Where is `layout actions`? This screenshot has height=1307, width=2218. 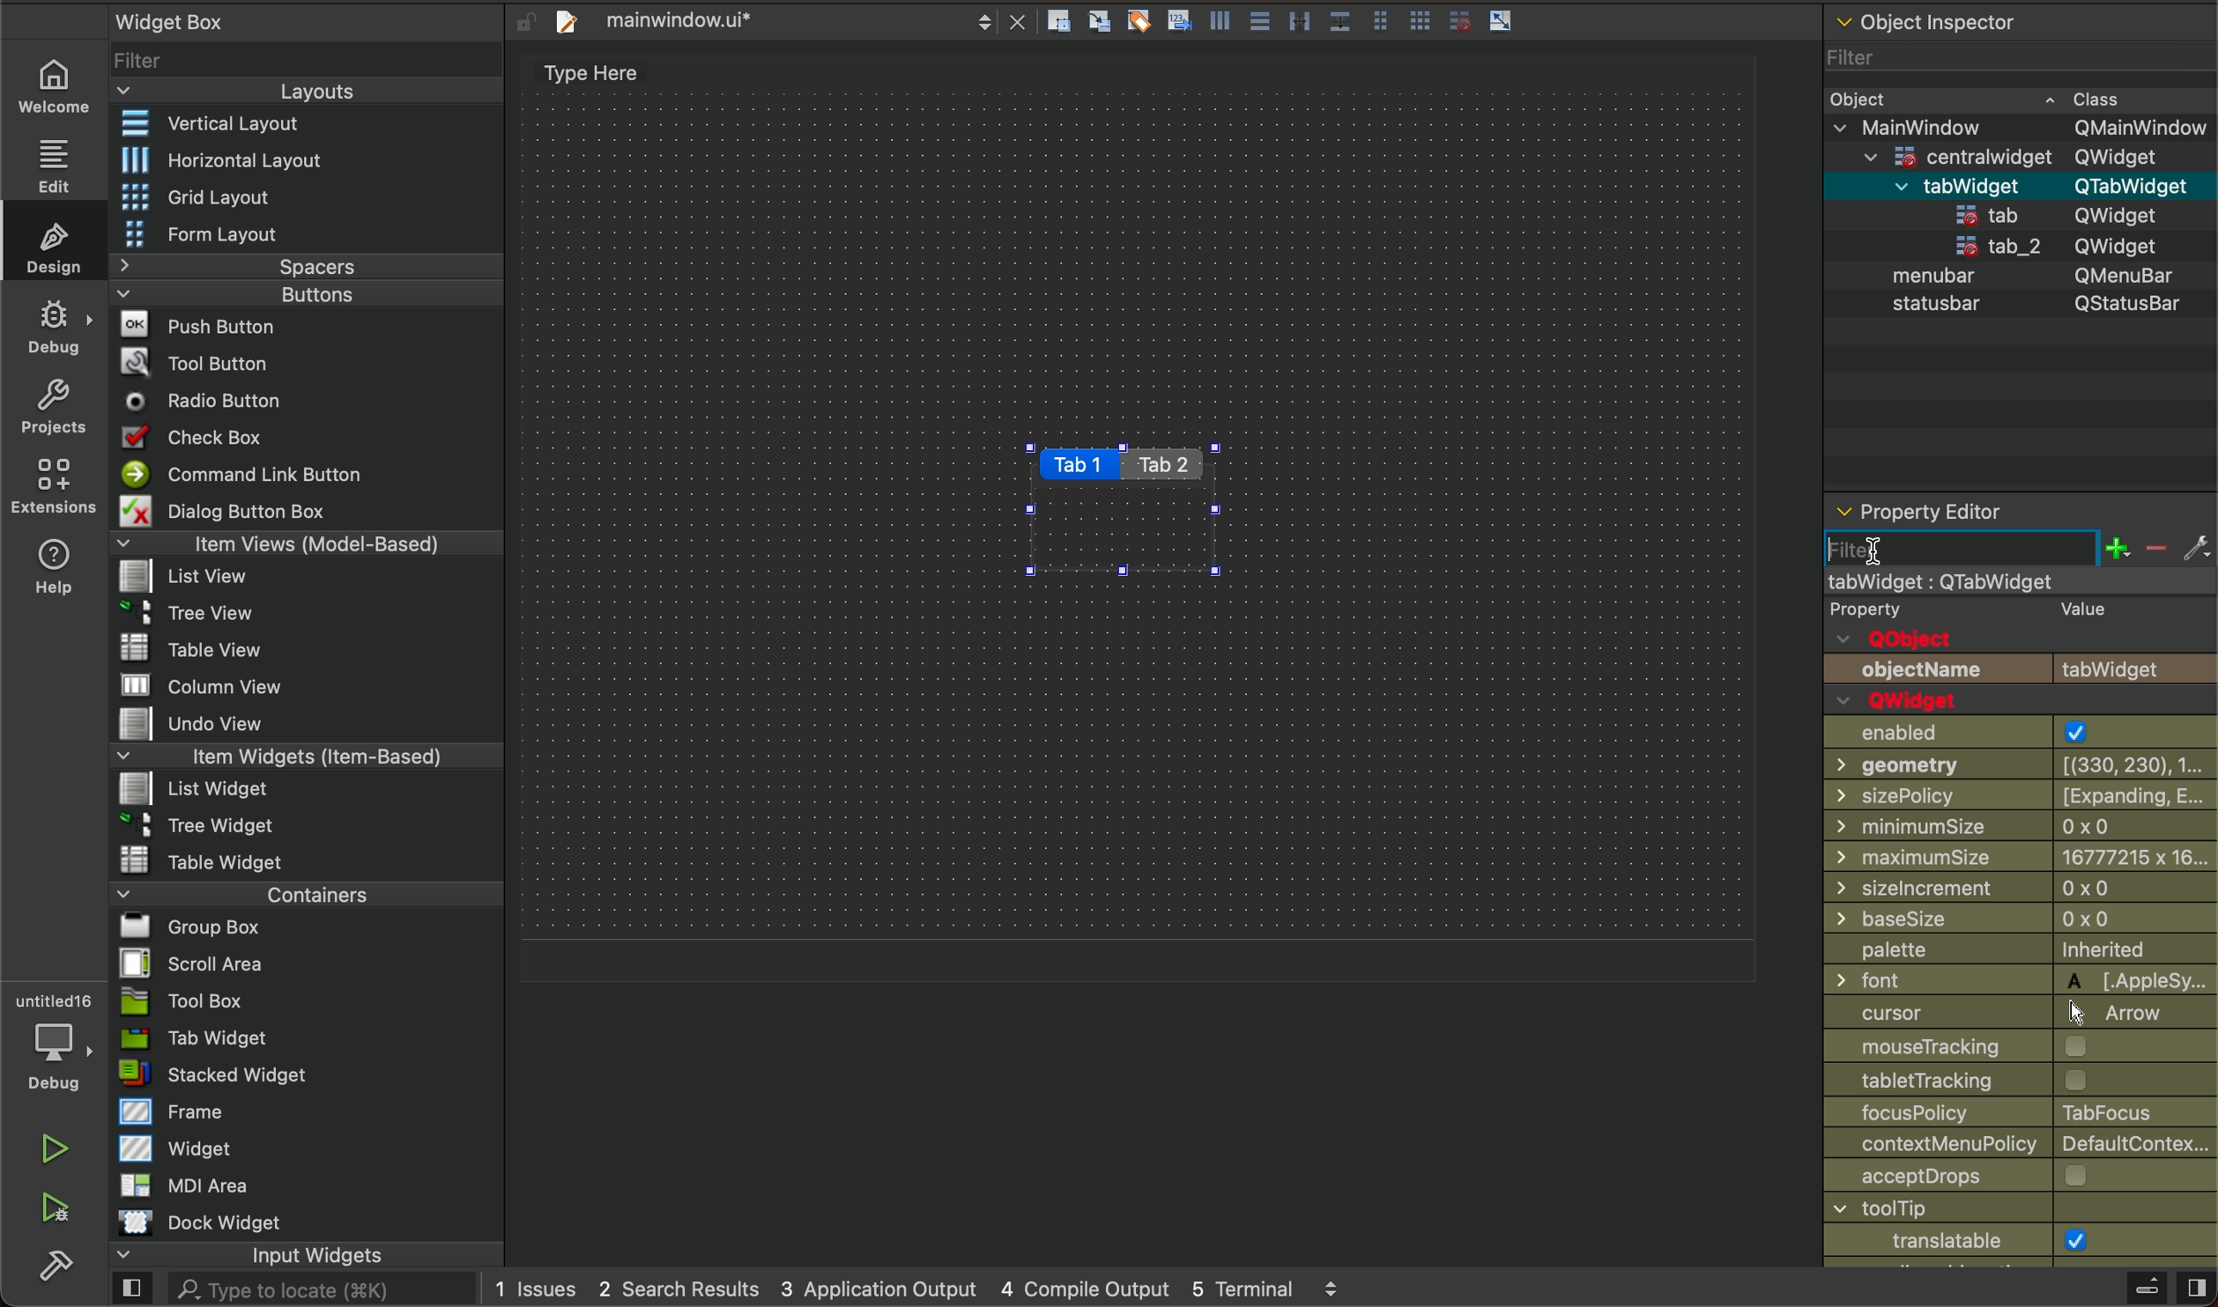 layout actions is located at coordinates (1358, 19).